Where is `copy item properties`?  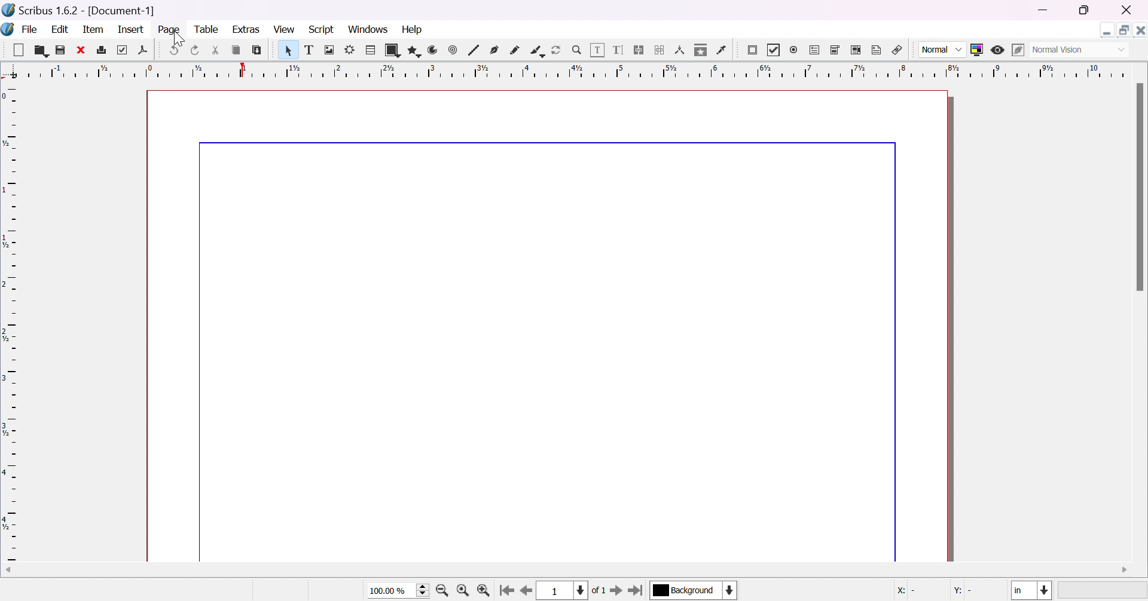
copy item properties is located at coordinates (702, 51).